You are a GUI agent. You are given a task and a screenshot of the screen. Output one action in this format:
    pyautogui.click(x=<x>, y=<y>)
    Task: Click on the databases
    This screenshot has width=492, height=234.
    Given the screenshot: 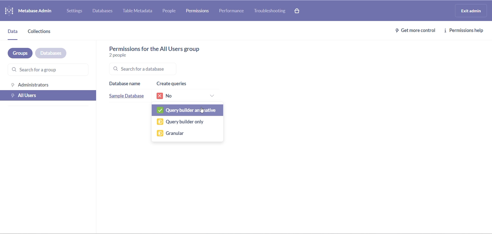 What is the action you would take?
    pyautogui.click(x=104, y=12)
    